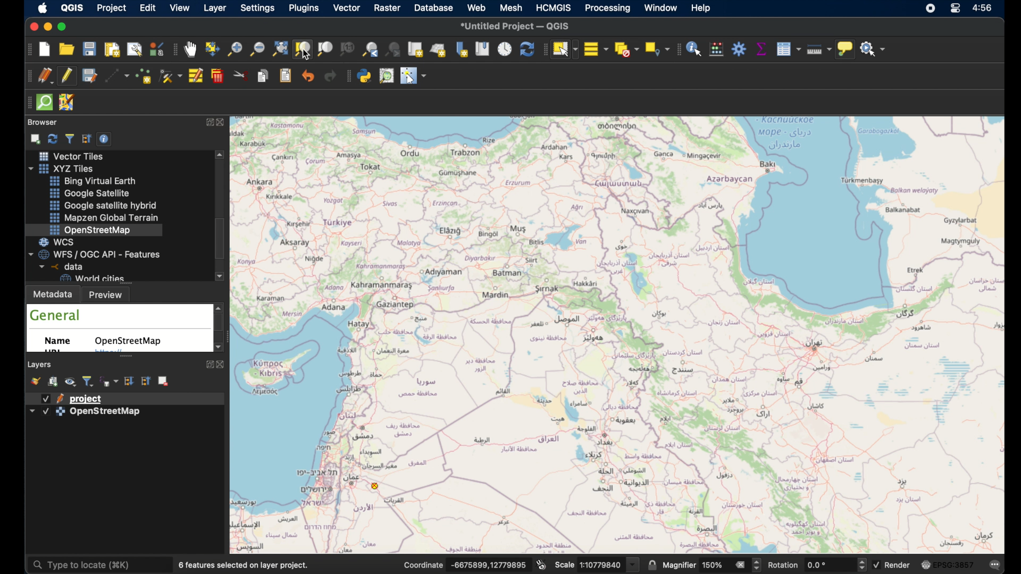 This screenshot has height=574, width=1021. I want to click on project toolbar, so click(27, 50).